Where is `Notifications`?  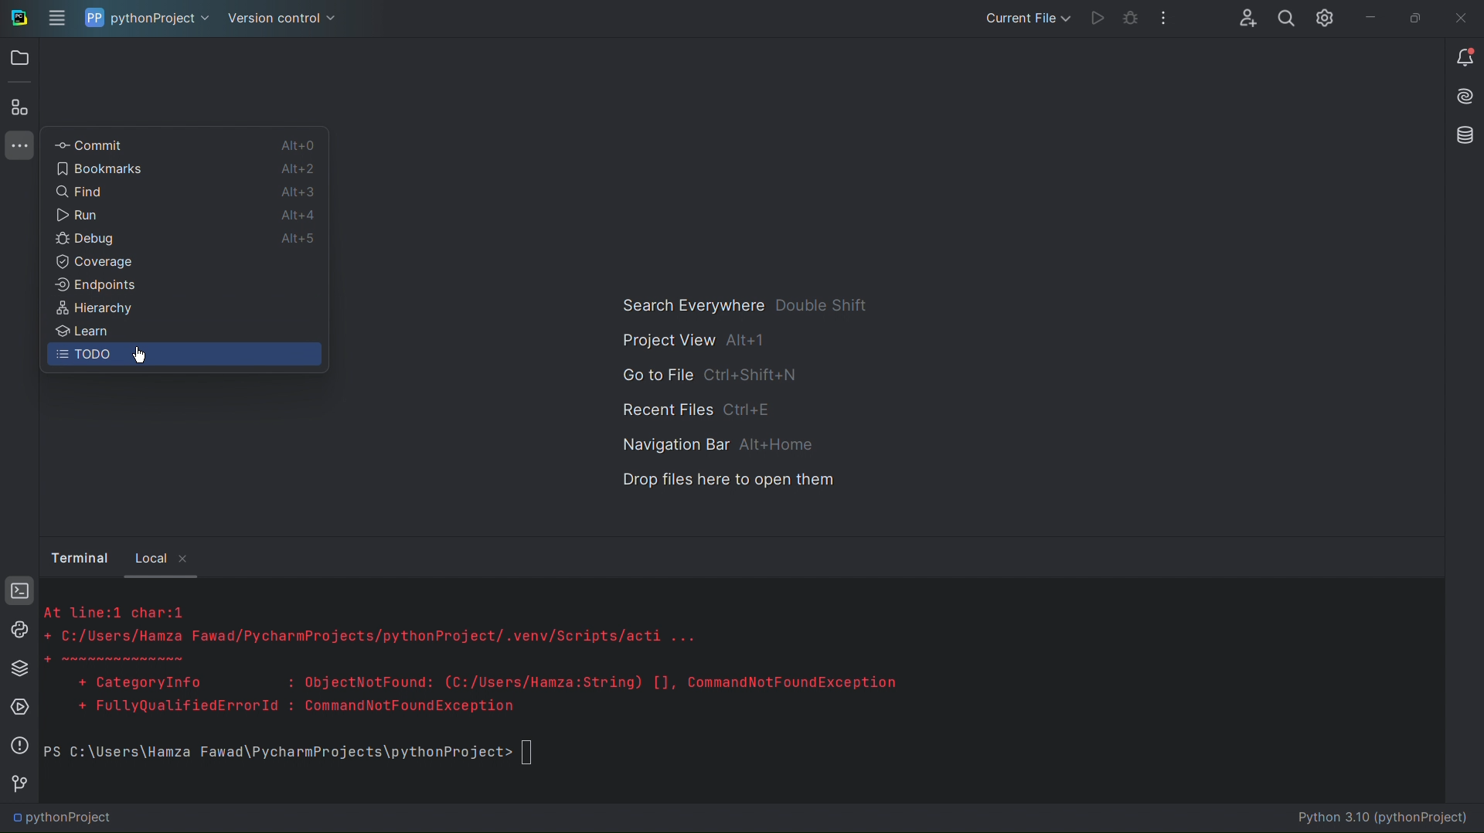
Notifications is located at coordinates (1462, 59).